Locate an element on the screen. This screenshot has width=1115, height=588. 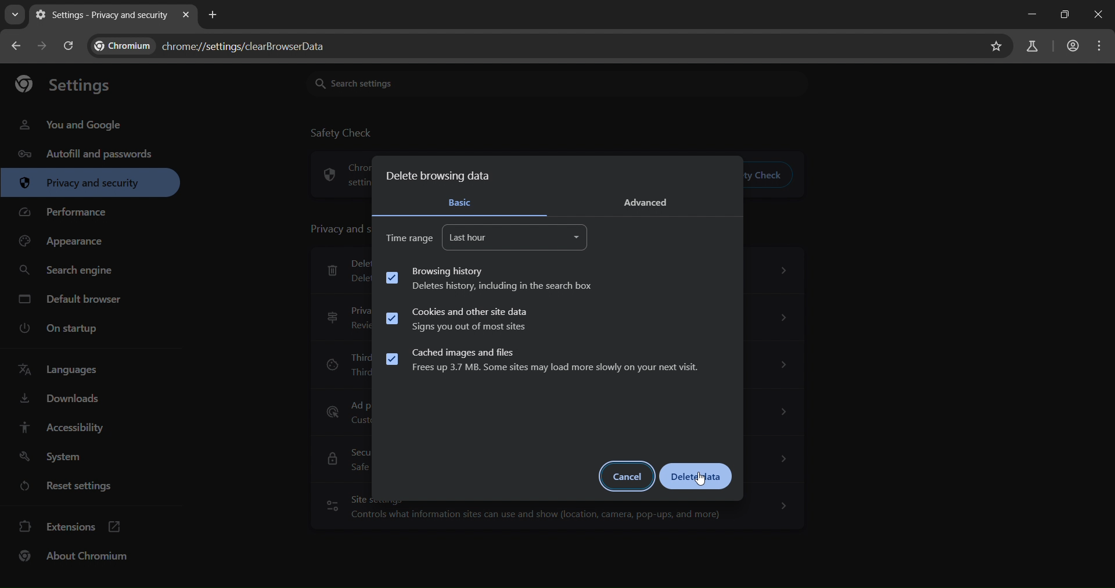
Cached images and files
Frees up 3.7 MB. Some sites may load more slowly on your next visit. is located at coordinates (541, 361).